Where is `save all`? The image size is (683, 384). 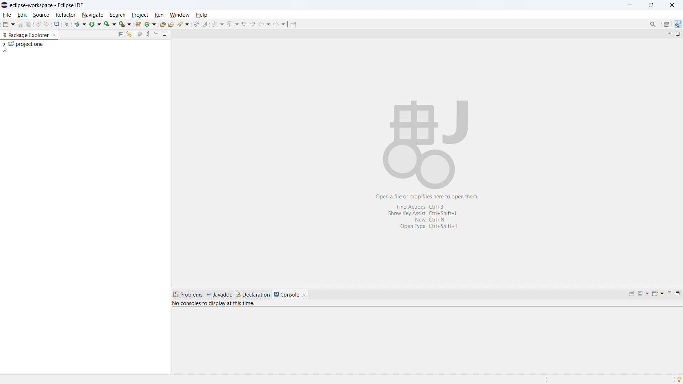
save all is located at coordinates (29, 24).